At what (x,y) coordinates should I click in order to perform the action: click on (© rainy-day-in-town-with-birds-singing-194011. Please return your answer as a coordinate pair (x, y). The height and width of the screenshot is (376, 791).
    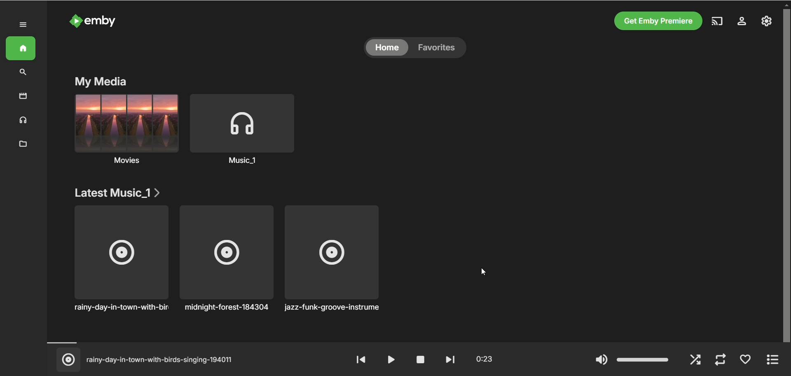
    Looking at the image, I should click on (152, 358).